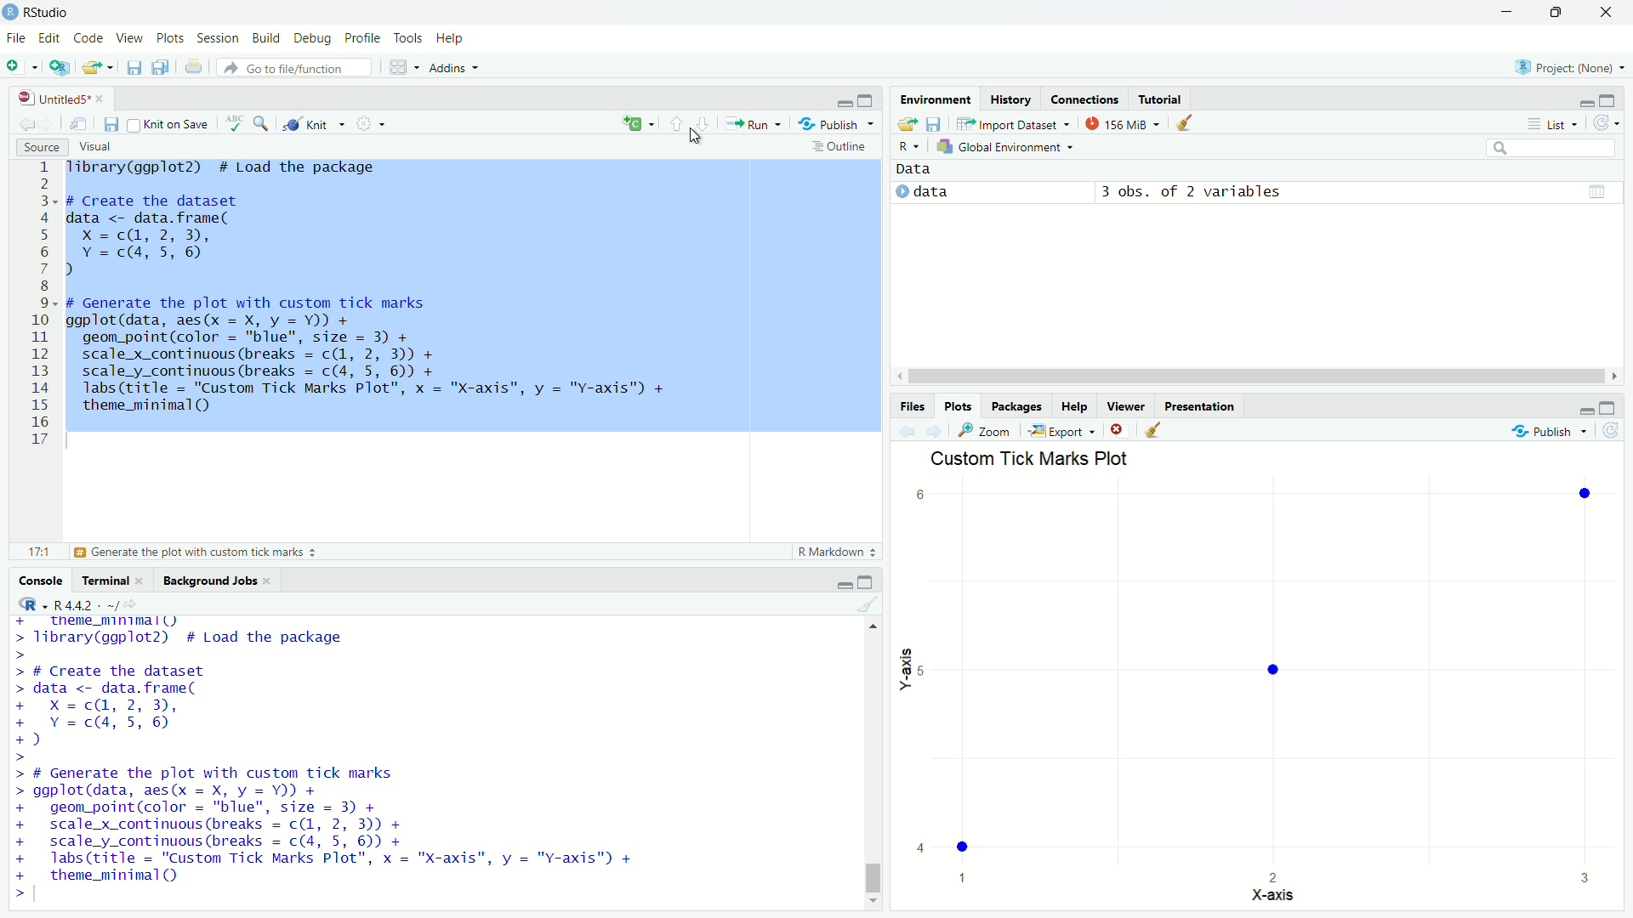 The width and height of the screenshot is (1633, 918). Describe the element at coordinates (146, 581) in the screenshot. I see `close` at that location.